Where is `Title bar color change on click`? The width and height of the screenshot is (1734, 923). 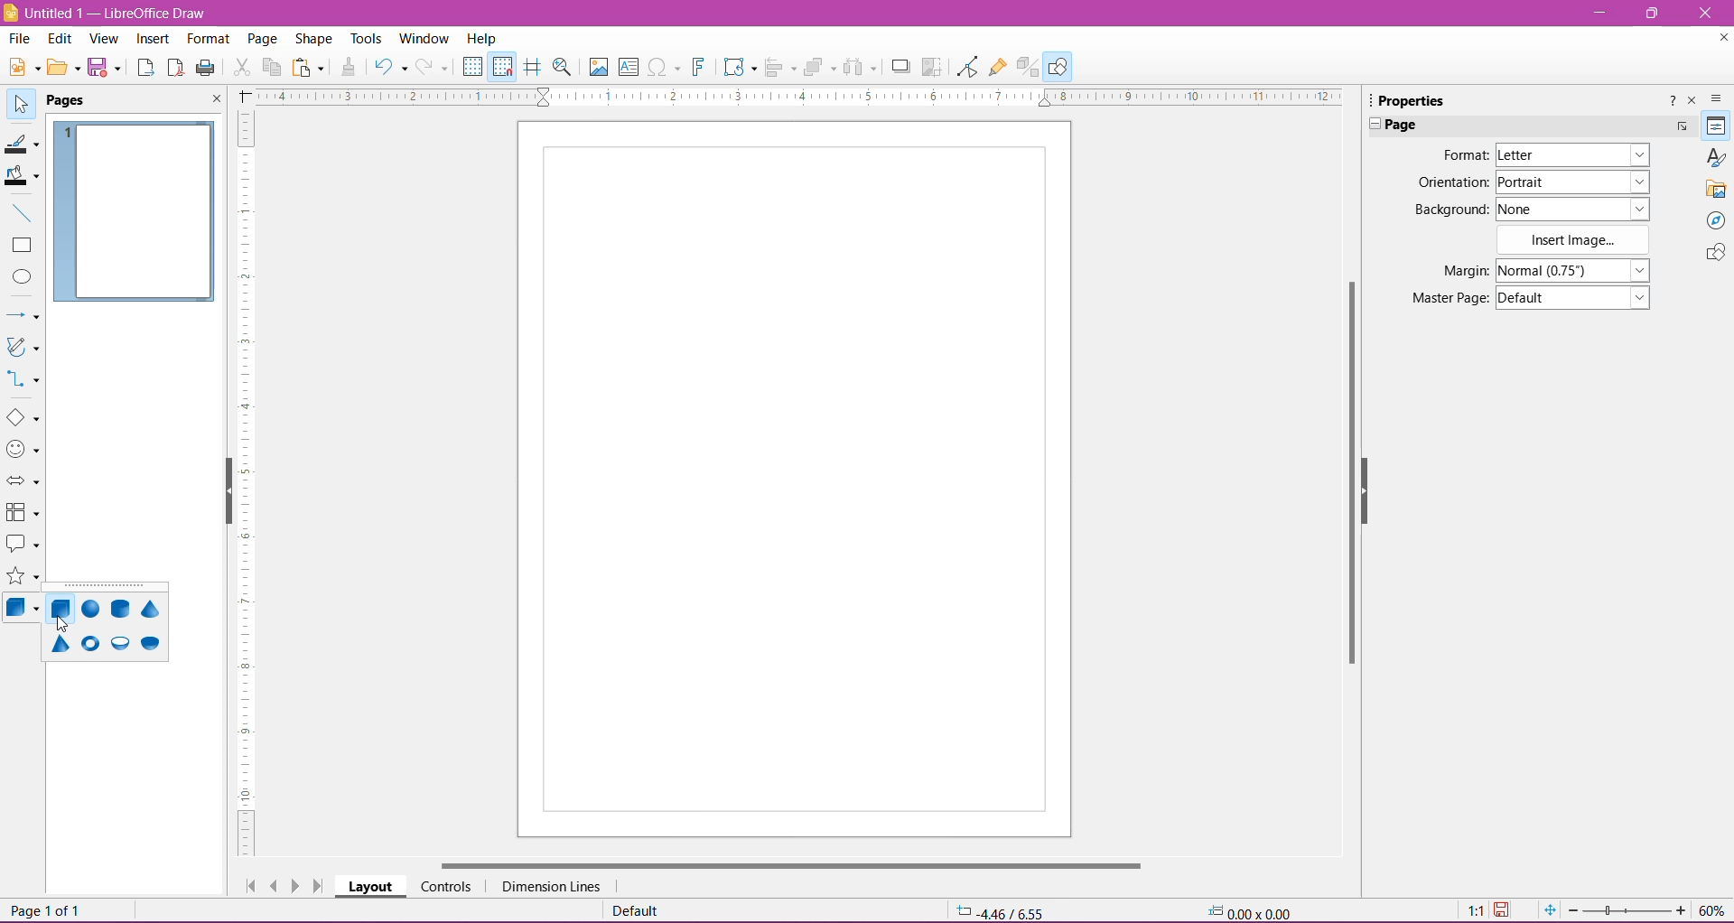 Title bar color change on click is located at coordinates (868, 14).